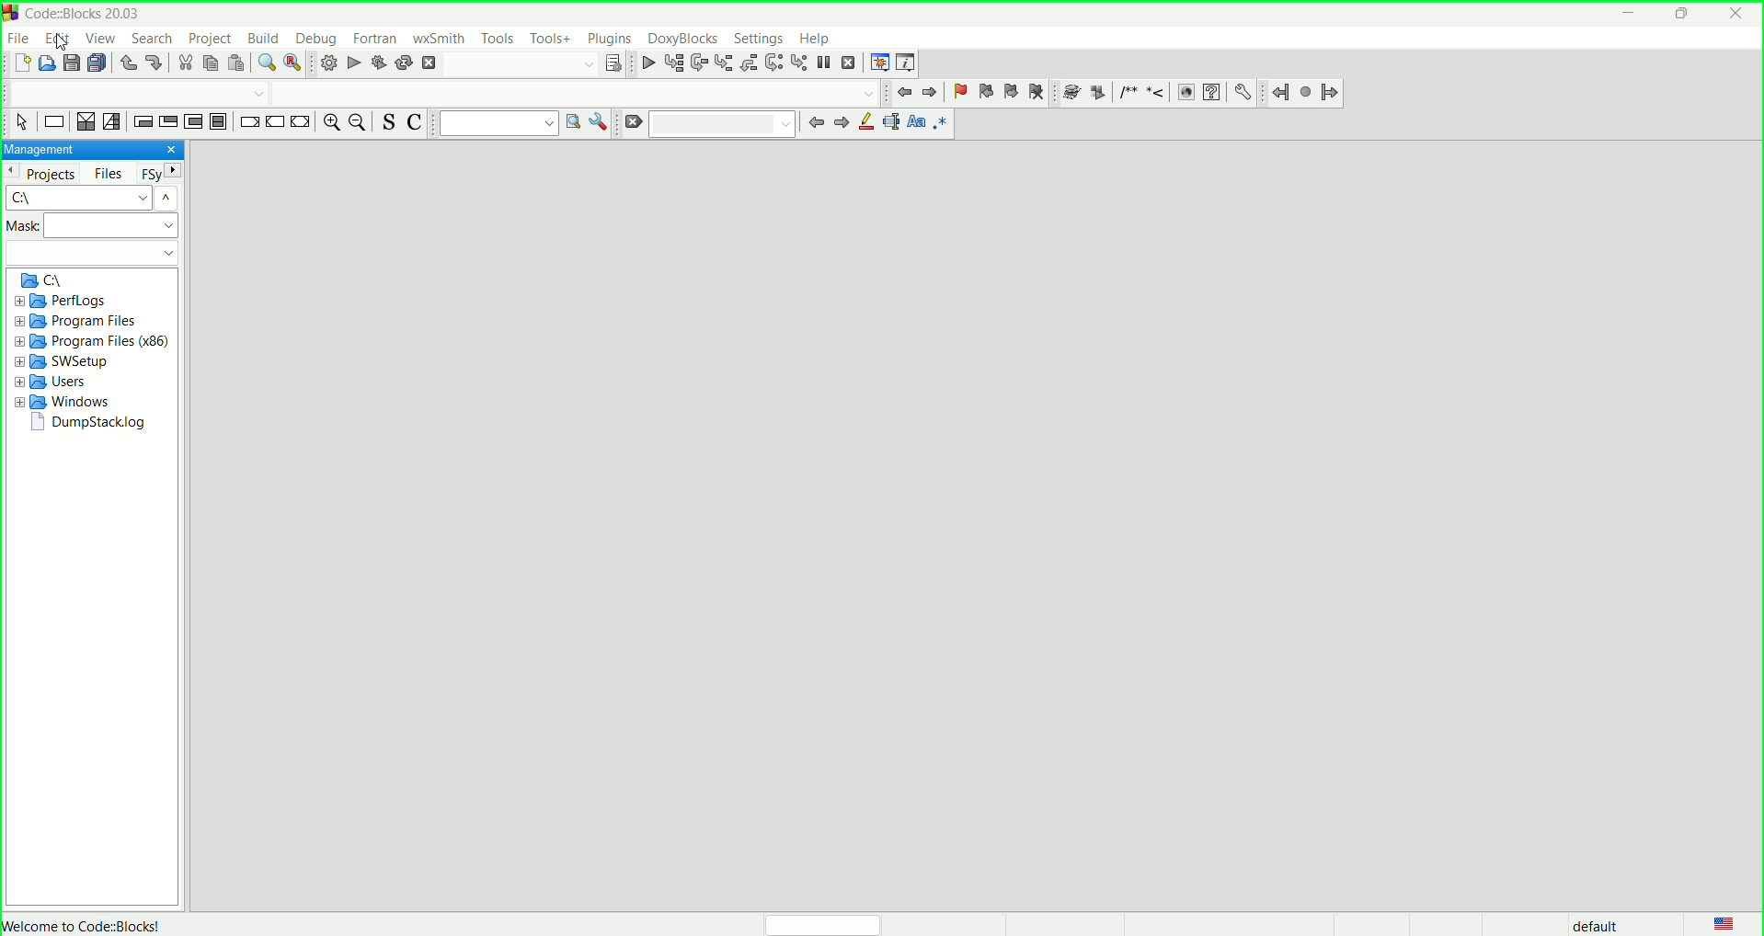  I want to click on Run doxywizard, so click(1071, 92).